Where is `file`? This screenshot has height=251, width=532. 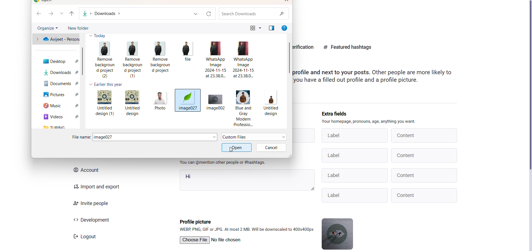
file is located at coordinates (188, 58).